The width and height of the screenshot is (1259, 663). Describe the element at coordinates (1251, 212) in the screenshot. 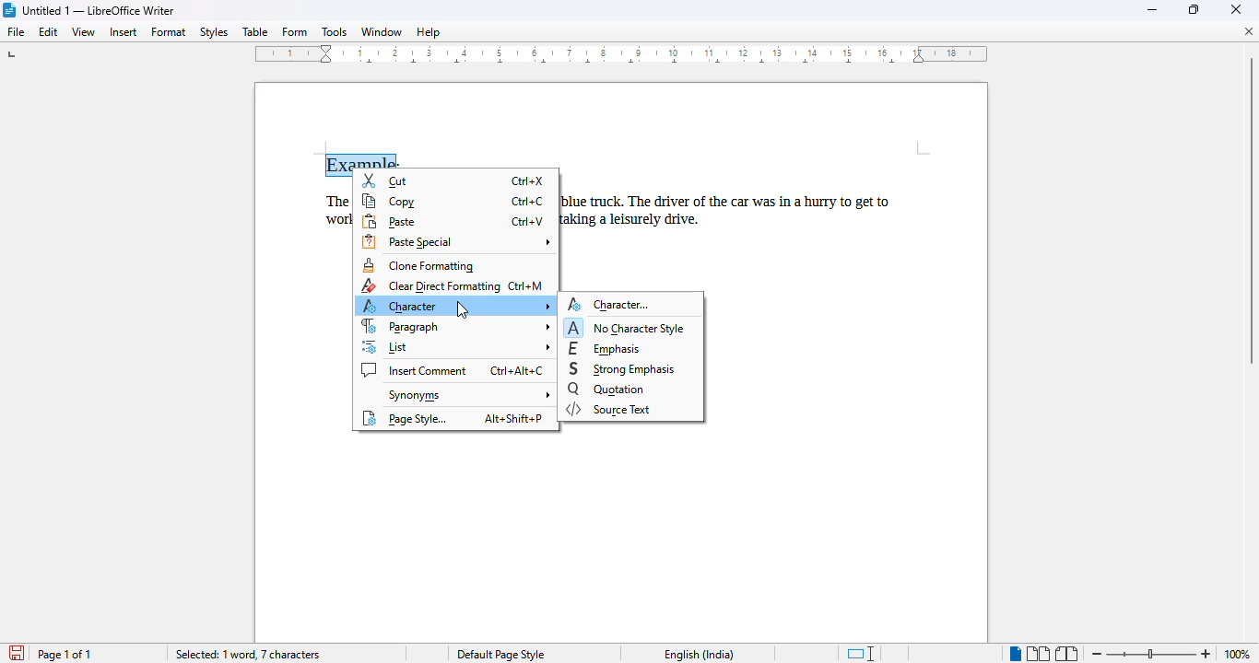

I see `Vertical scroll bar` at that location.